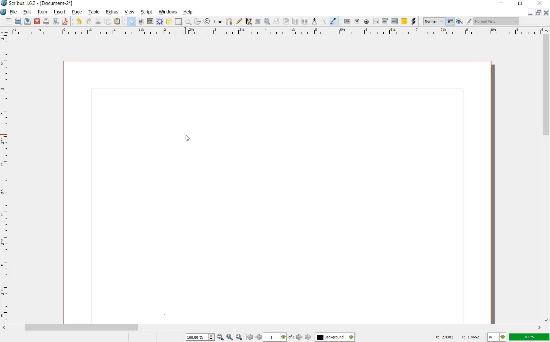 The image size is (550, 342). What do you see at coordinates (460, 22) in the screenshot?
I see `PREVIEW MODE` at bounding box center [460, 22].